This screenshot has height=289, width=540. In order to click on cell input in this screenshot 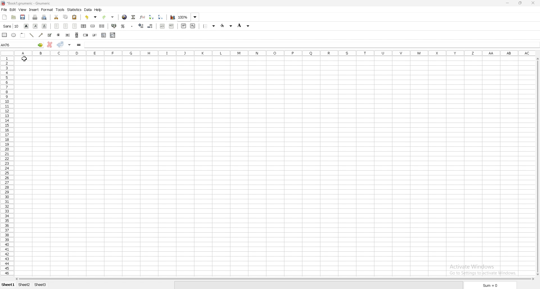, I will do `click(311, 45)`.